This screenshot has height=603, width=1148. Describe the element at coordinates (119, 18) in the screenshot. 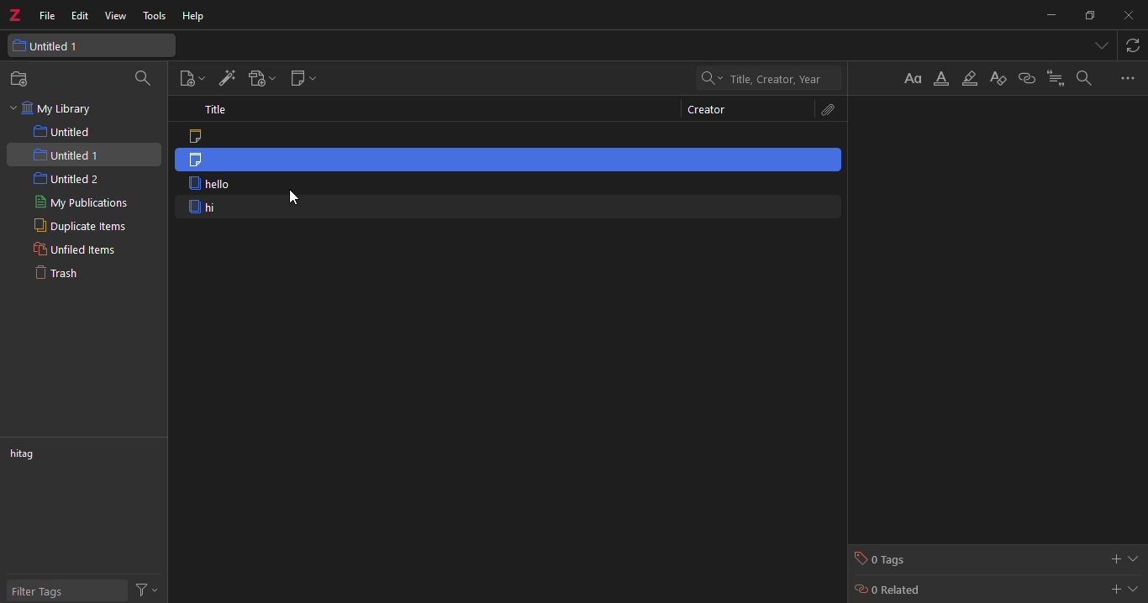

I see `view` at that location.